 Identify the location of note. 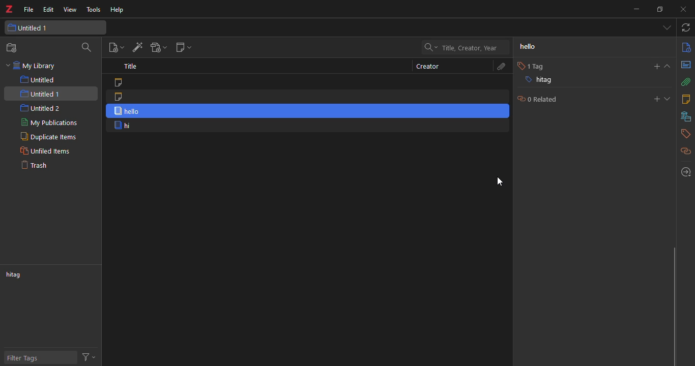
(123, 83).